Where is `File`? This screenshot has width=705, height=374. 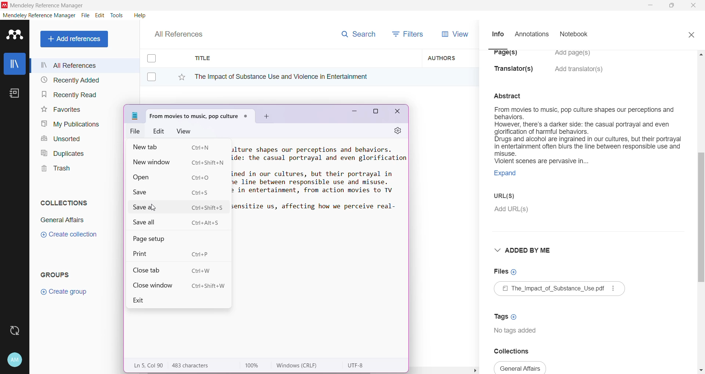
File is located at coordinates (86, 16).